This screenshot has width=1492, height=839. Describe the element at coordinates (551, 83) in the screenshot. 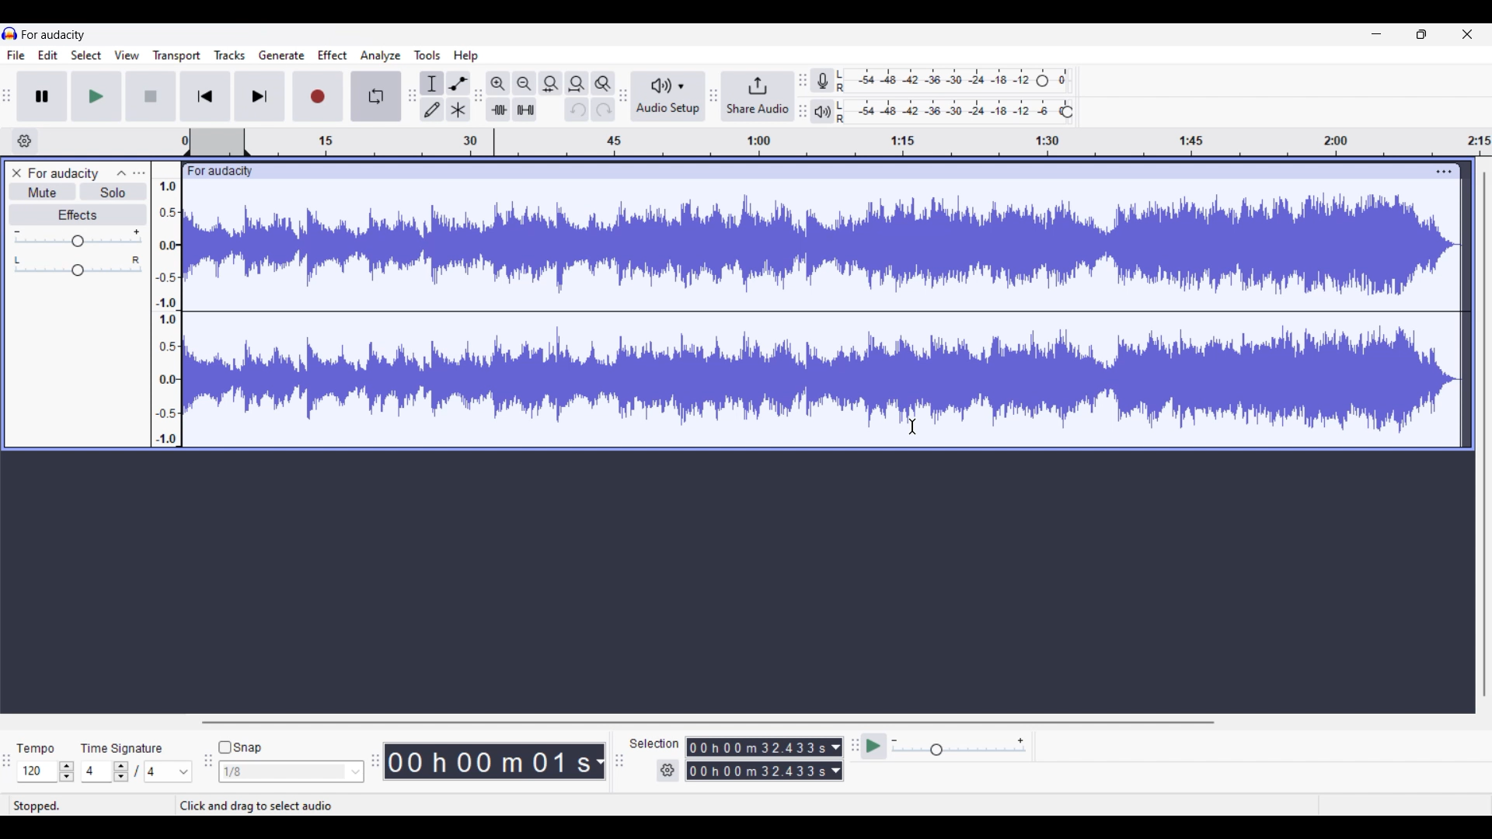

I see `Fit selection to width` at that location.